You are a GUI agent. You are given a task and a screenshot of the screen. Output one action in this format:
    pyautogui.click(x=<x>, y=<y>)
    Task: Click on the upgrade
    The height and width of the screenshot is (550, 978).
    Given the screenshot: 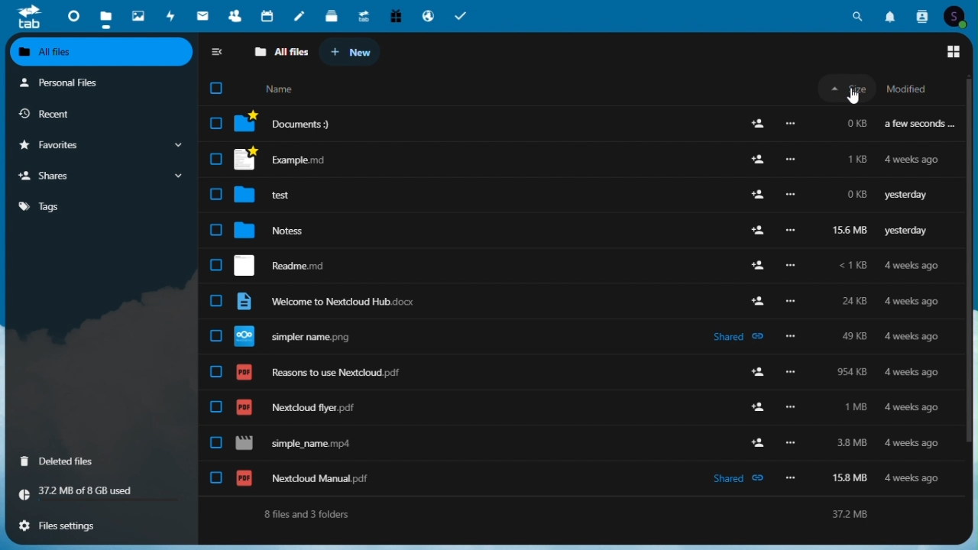 What is the action you would take?
    pyautogui.click(x=364, y=14)
    